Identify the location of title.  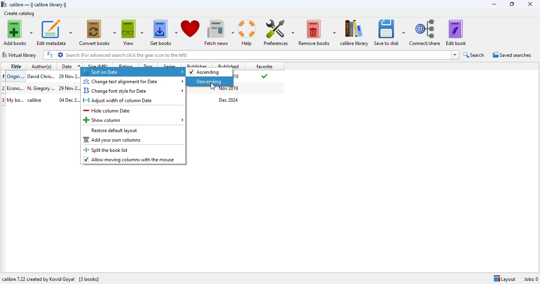
(16, 88).